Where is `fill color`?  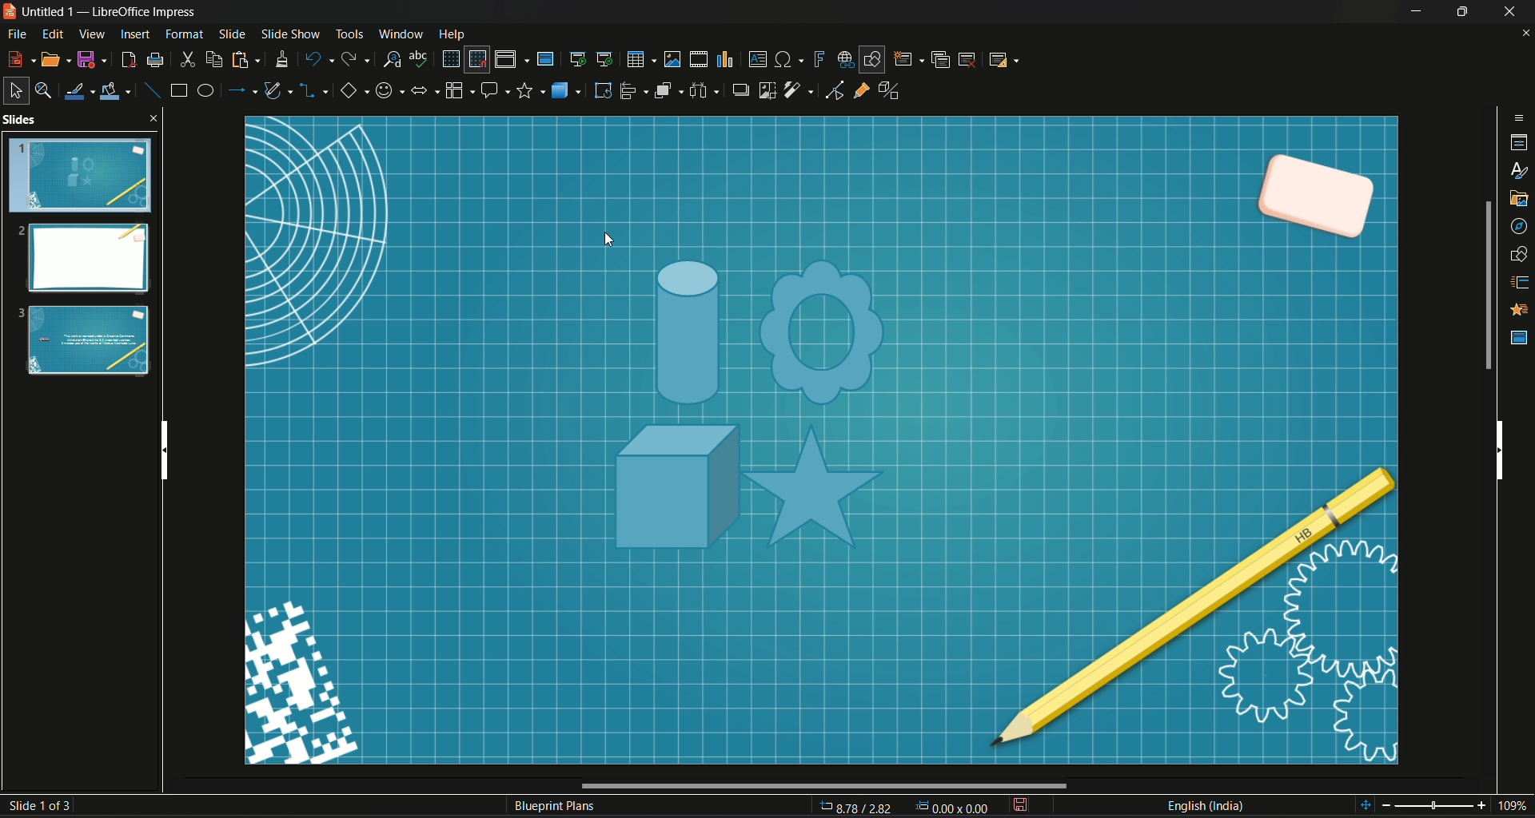
fill color is located at coordinates (116, 93).